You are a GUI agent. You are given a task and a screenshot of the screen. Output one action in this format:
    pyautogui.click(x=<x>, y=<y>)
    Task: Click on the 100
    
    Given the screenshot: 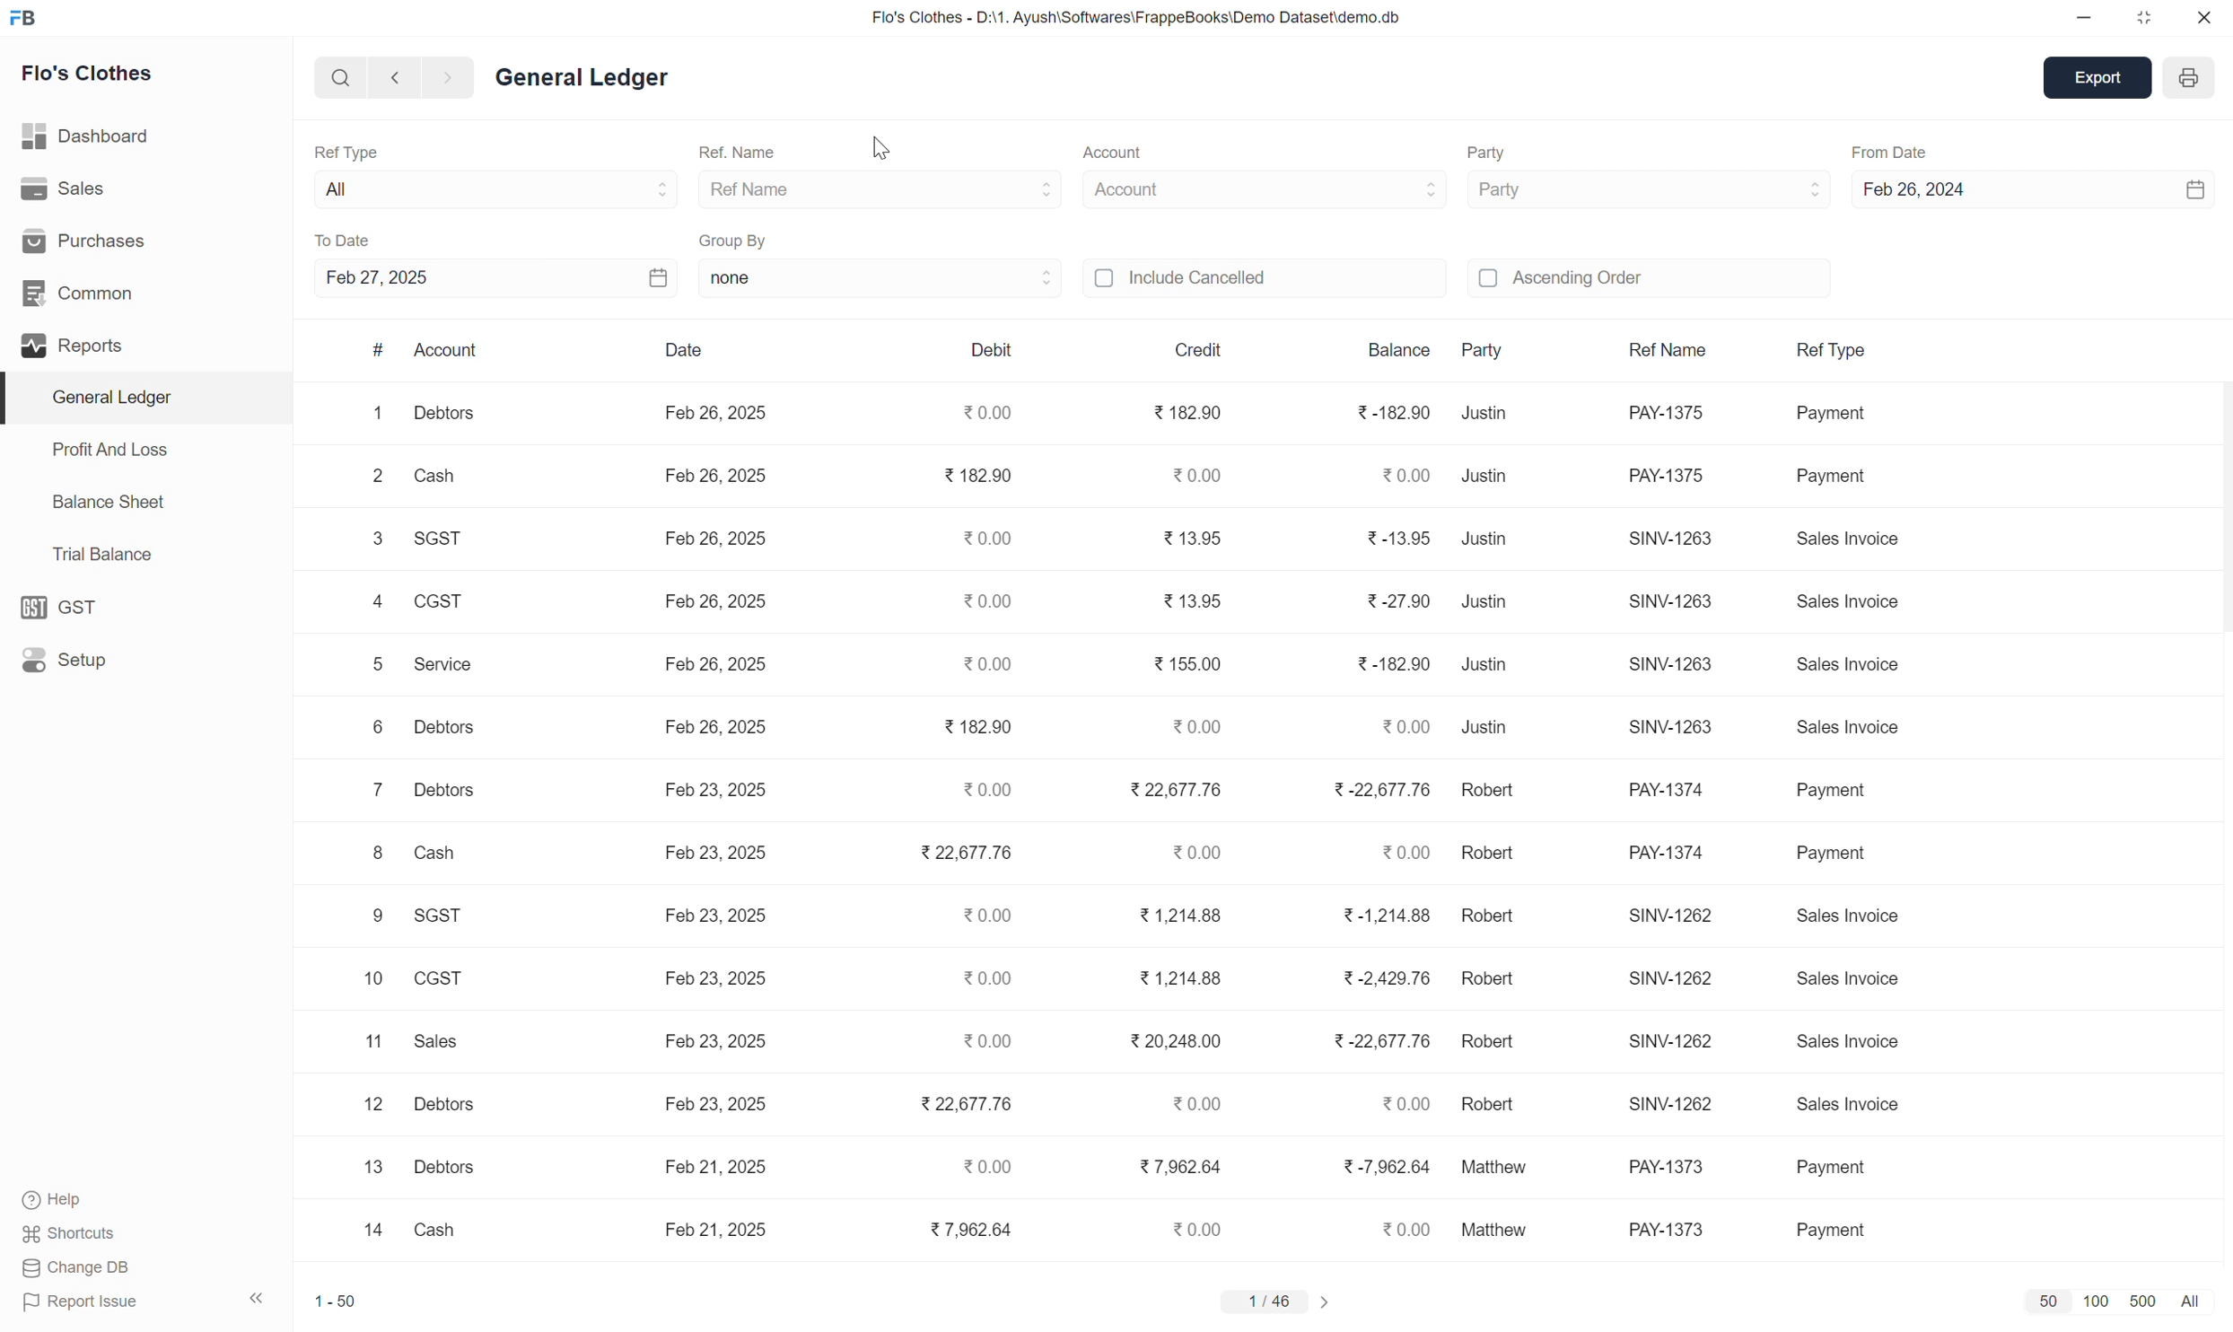 What is the action you would take?
    pyautogui.click(x=2098, y=1301)
    